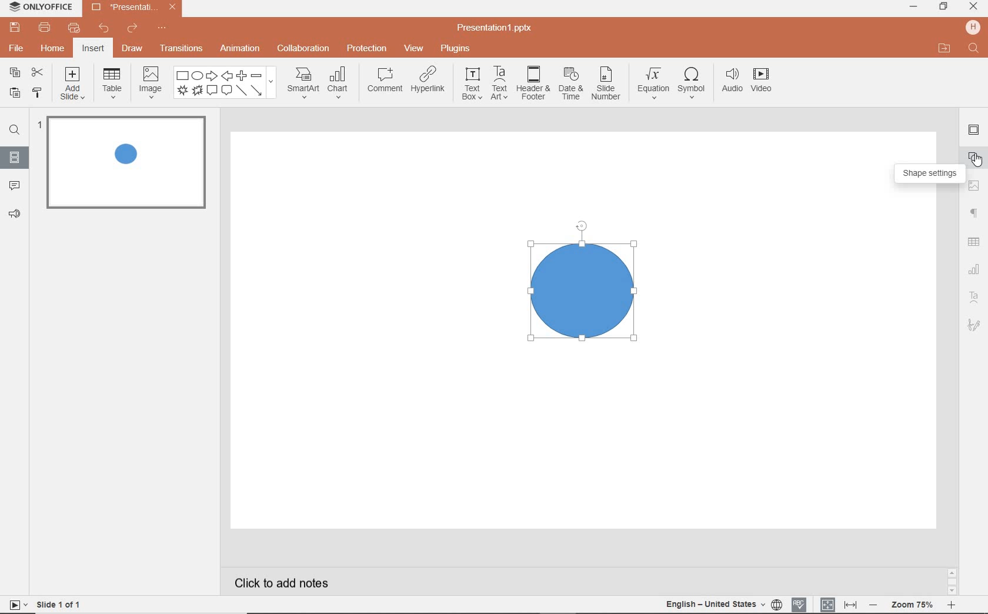 The height and width of the screenshot is (614, 988). What do you see at coordinates (366, 49) in the screenshot?
I see `protection` at bounding box center [366, 49].